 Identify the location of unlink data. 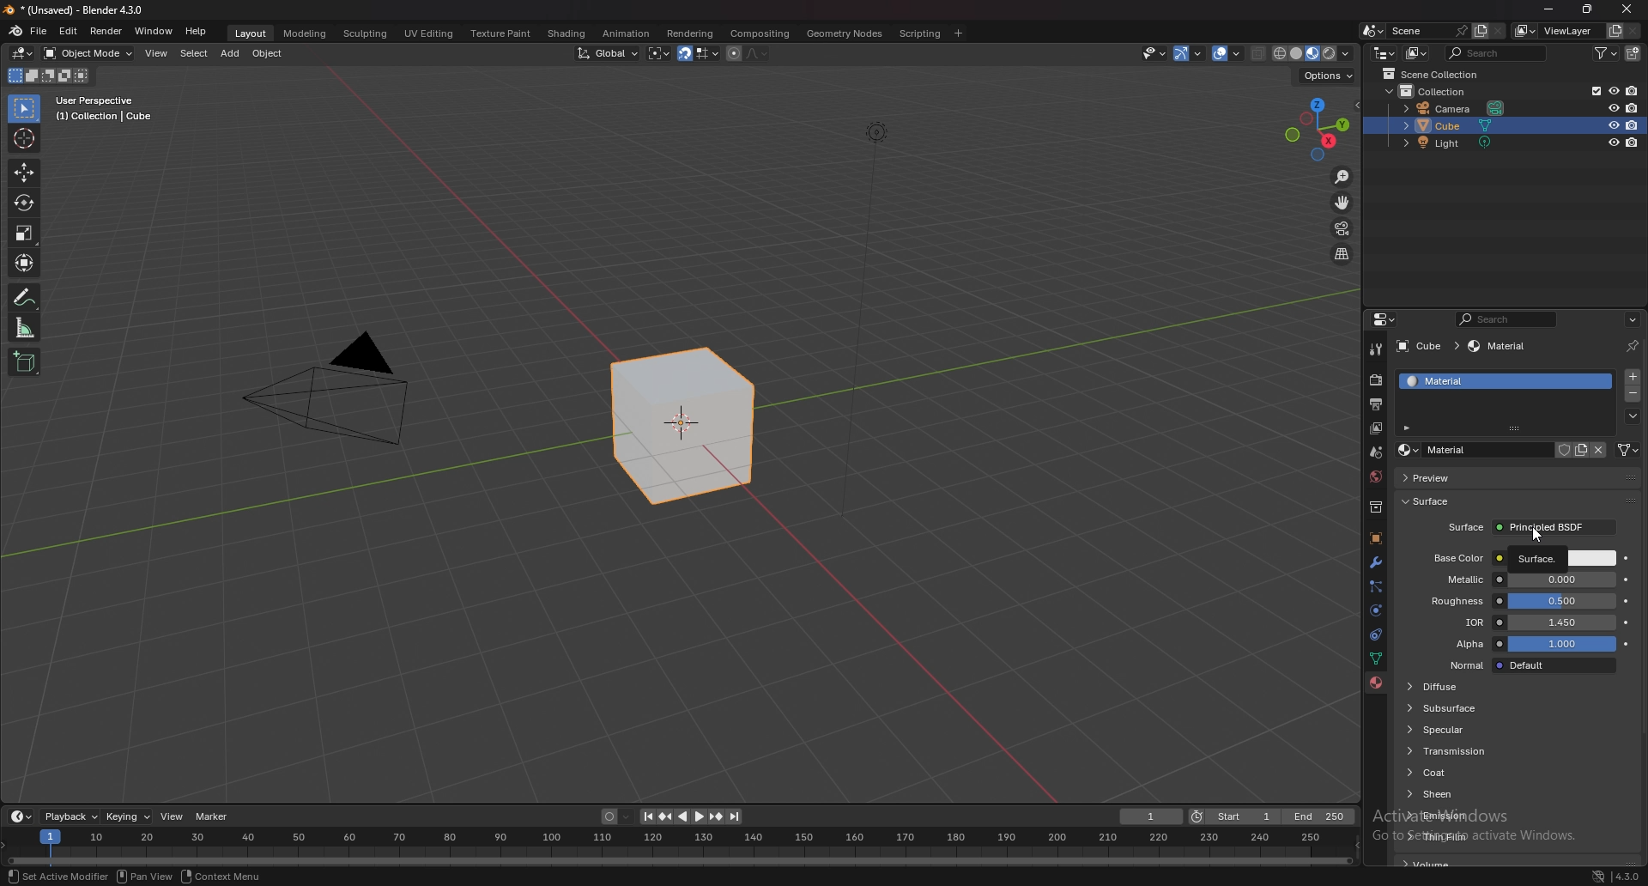
(1599, 450).